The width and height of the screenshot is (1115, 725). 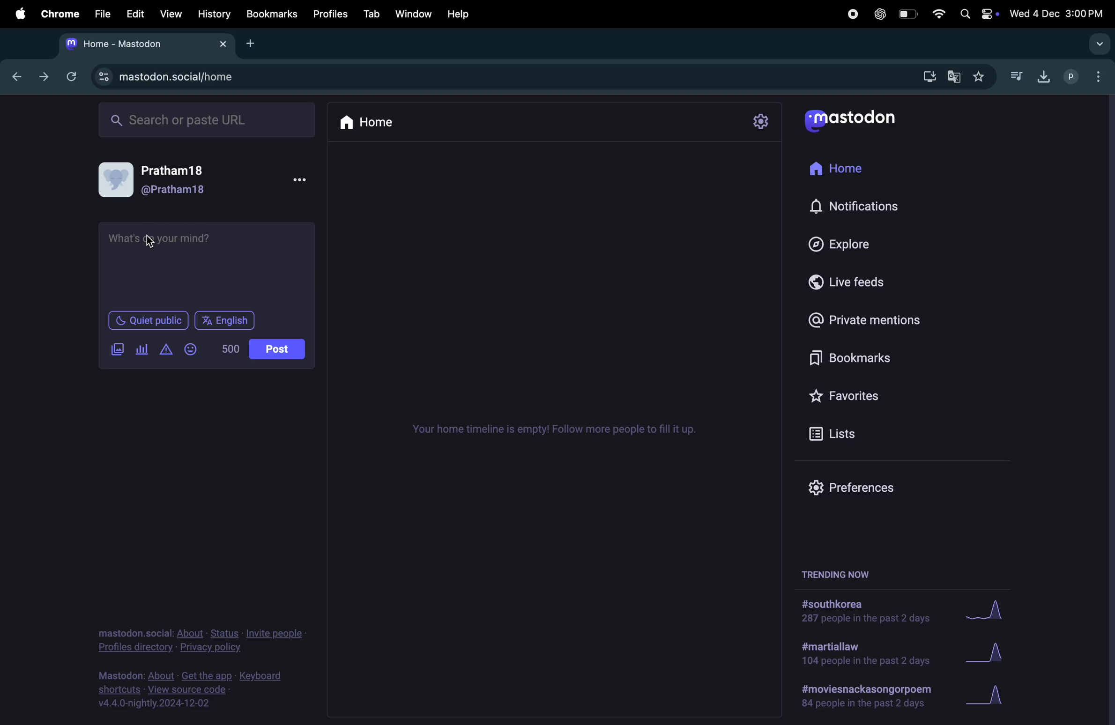 I want to click on alert, so click(x=165, y=349).